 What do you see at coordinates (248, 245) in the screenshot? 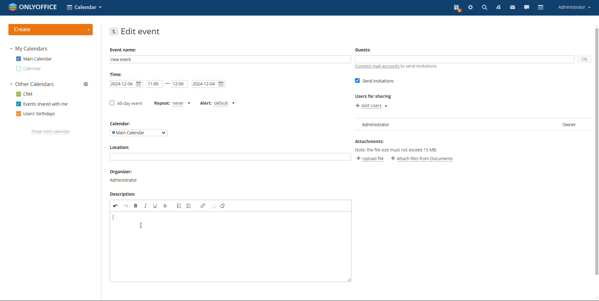
I see `description` at bounding box center [248, 245].